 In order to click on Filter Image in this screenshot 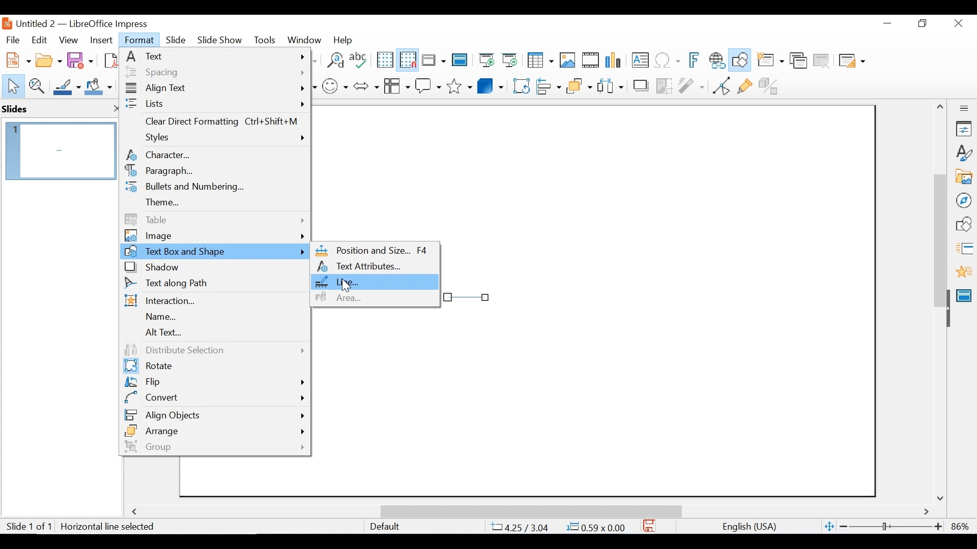, I will do `click(691, 85)`.